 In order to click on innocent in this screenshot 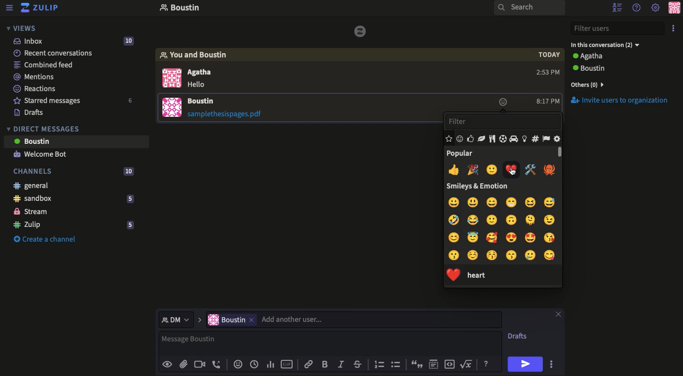, I will do `click(472, 236)`.